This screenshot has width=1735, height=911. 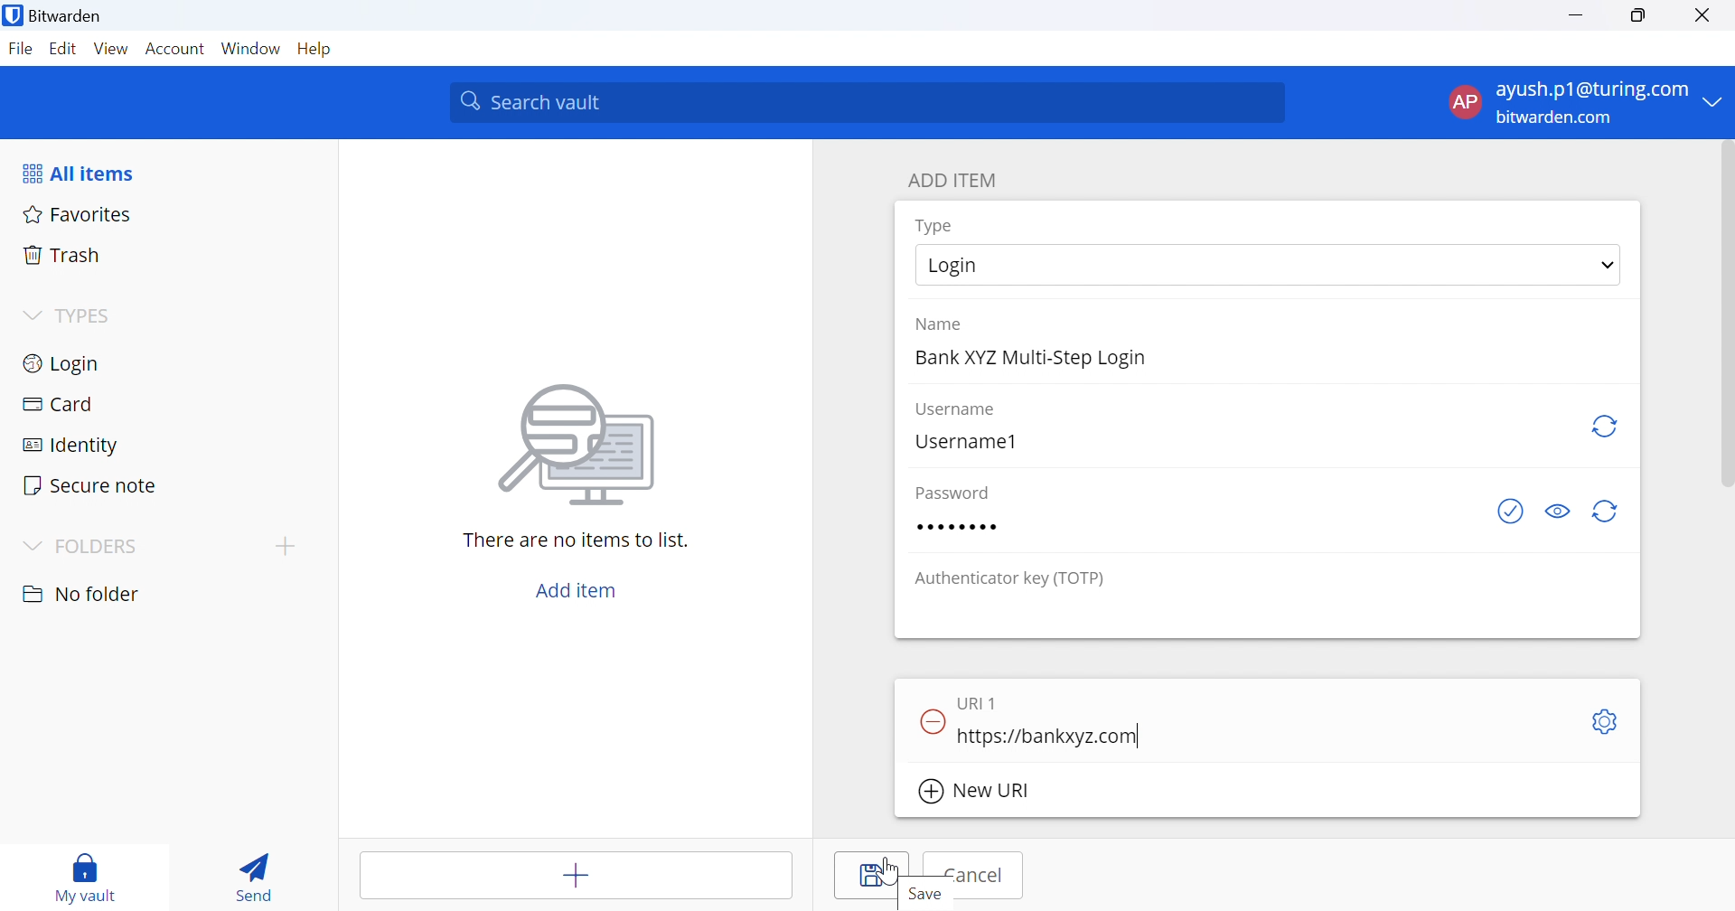 I want to click on TYPES, so click(x=89, y=316).